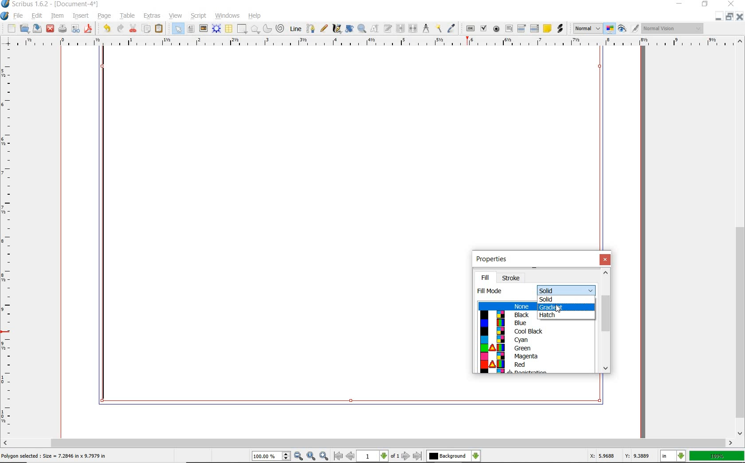  What do you see at coordinates (680, 4) in the screenshot?
I see `minimize` at bounding box center [680, 4].